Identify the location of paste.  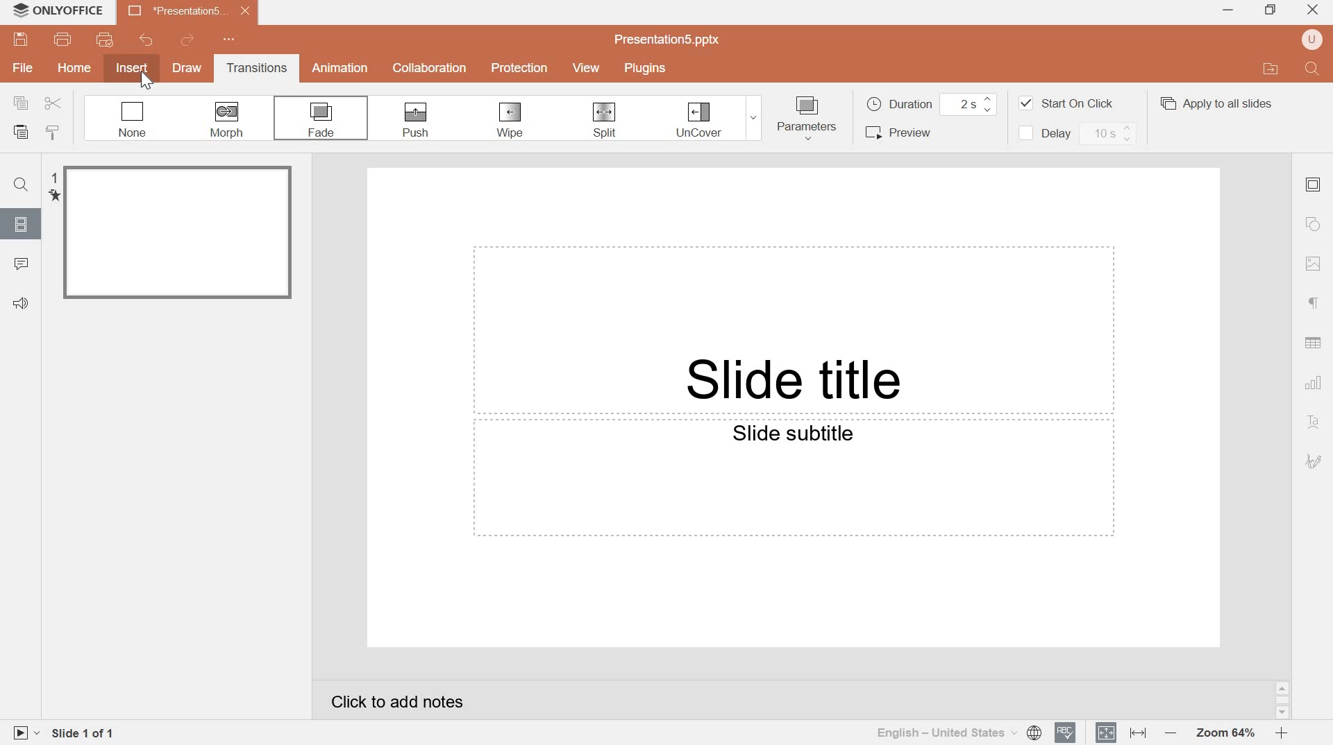
(21, 132).